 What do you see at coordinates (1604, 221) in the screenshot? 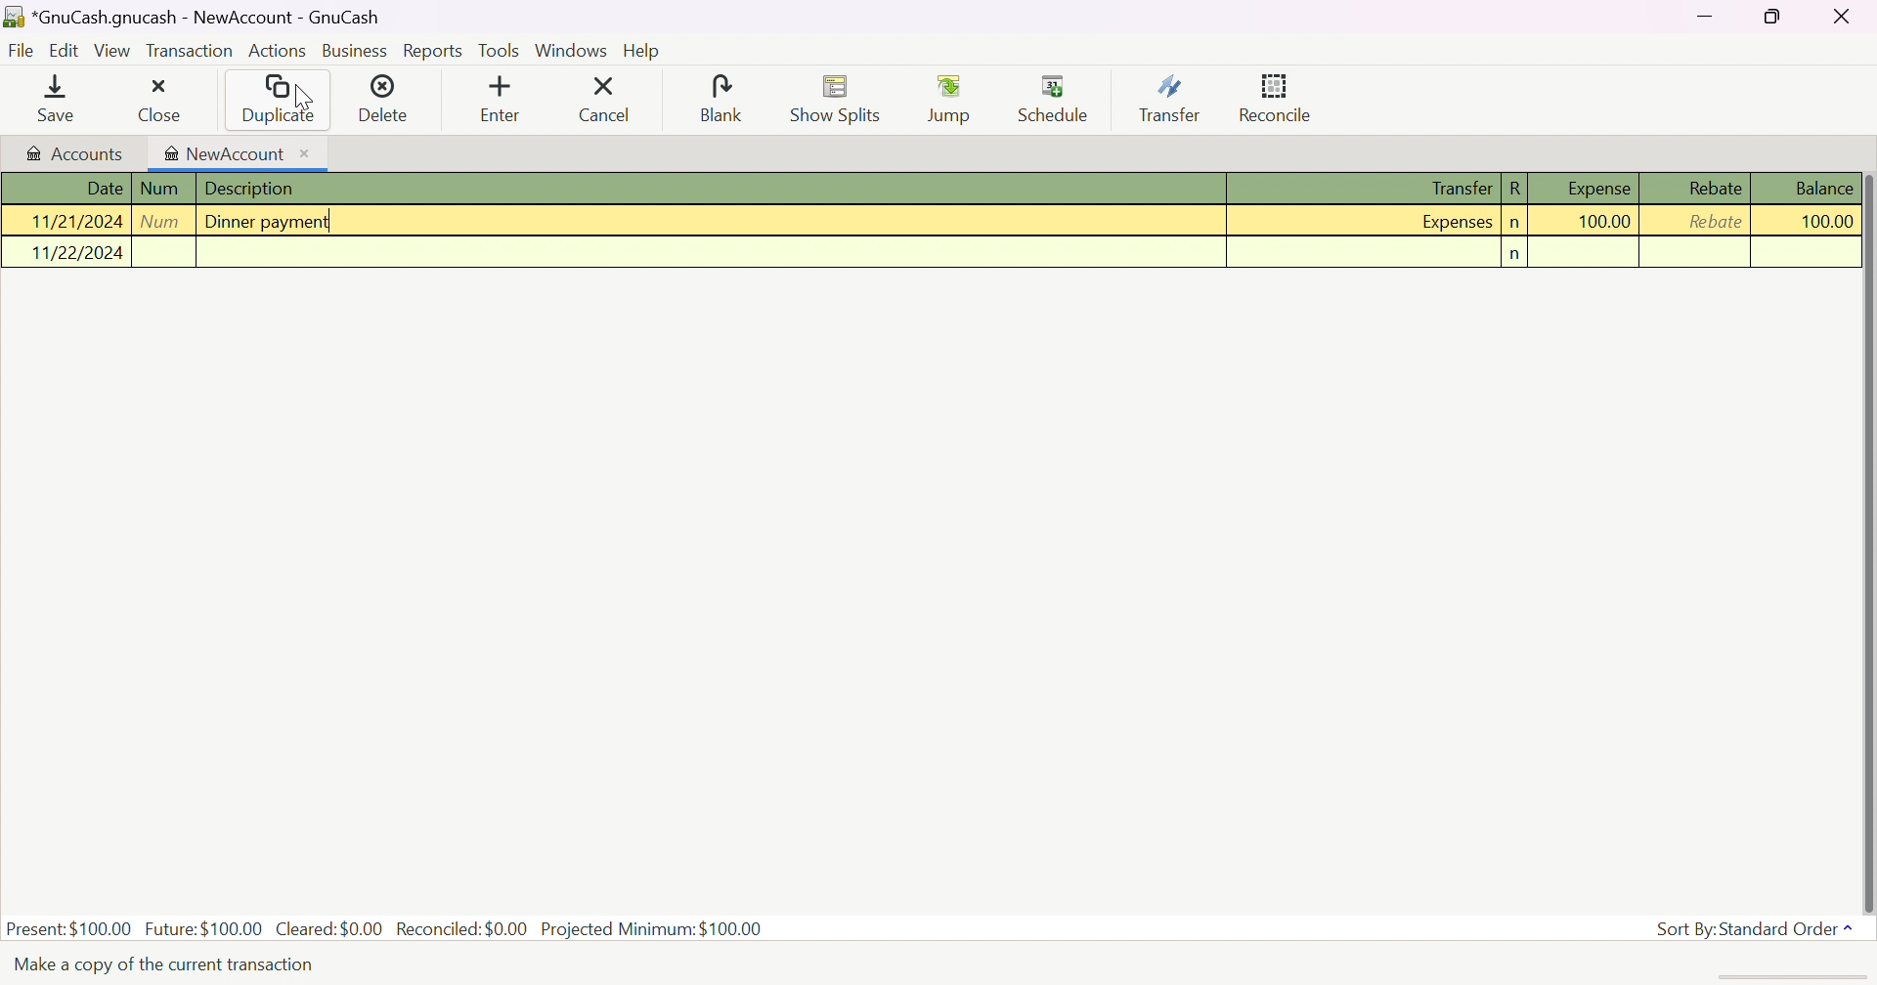
I see `100.00` at bounding box center [1604, 221].